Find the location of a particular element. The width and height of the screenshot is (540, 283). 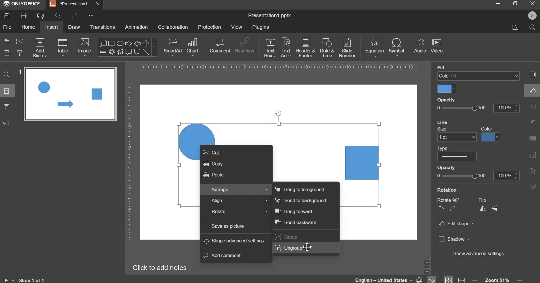

signature  is located at coordinates (532, 187).